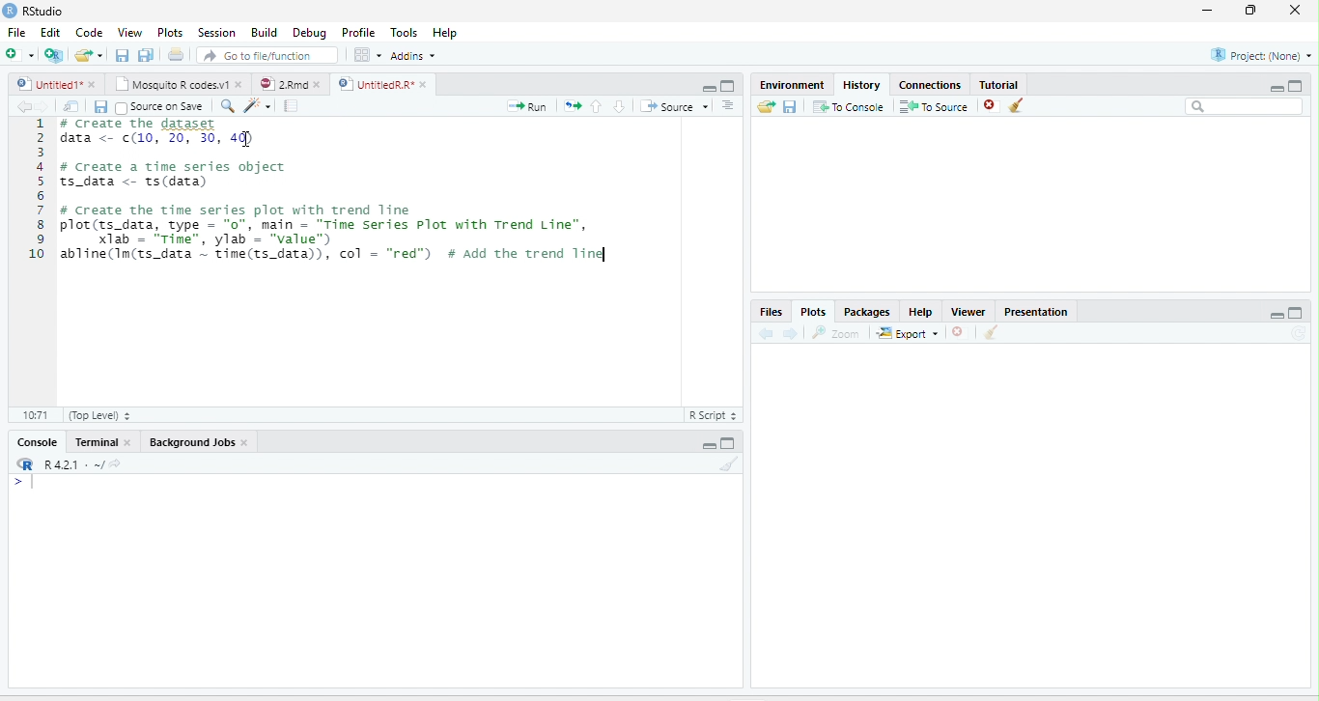  What do you see at coordinates (837, 332) in the screenshot?
I see `Zoom` at bounding box center [837, 332].